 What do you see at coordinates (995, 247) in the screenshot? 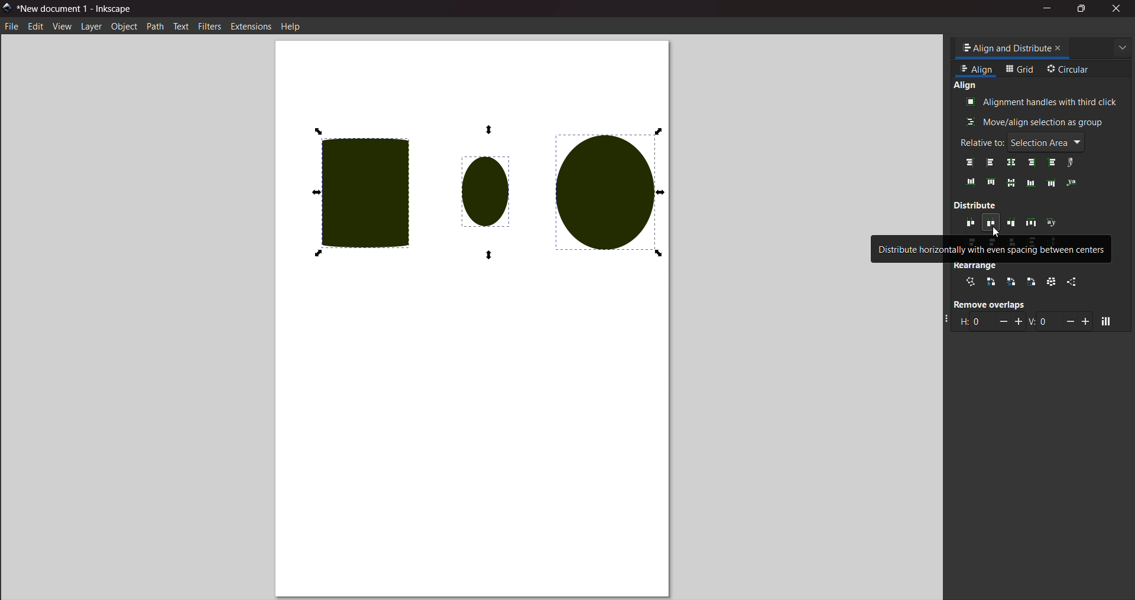
I see `distribute horizontally with even spacing between centers` at bounding box center [995, 247].